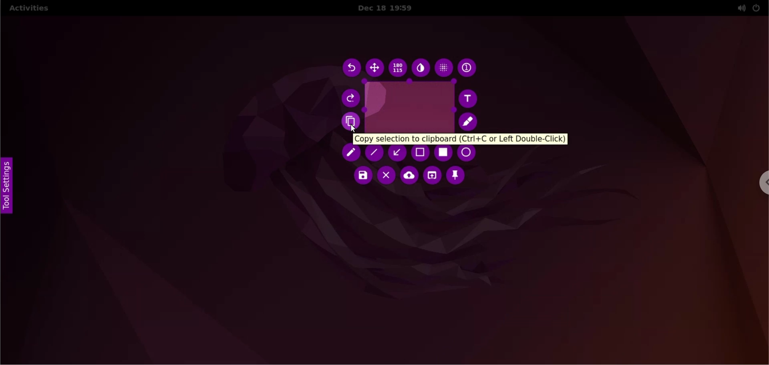  Describe the element at coordinates (363, 176) in the screenshot. I see `save ` at that location.